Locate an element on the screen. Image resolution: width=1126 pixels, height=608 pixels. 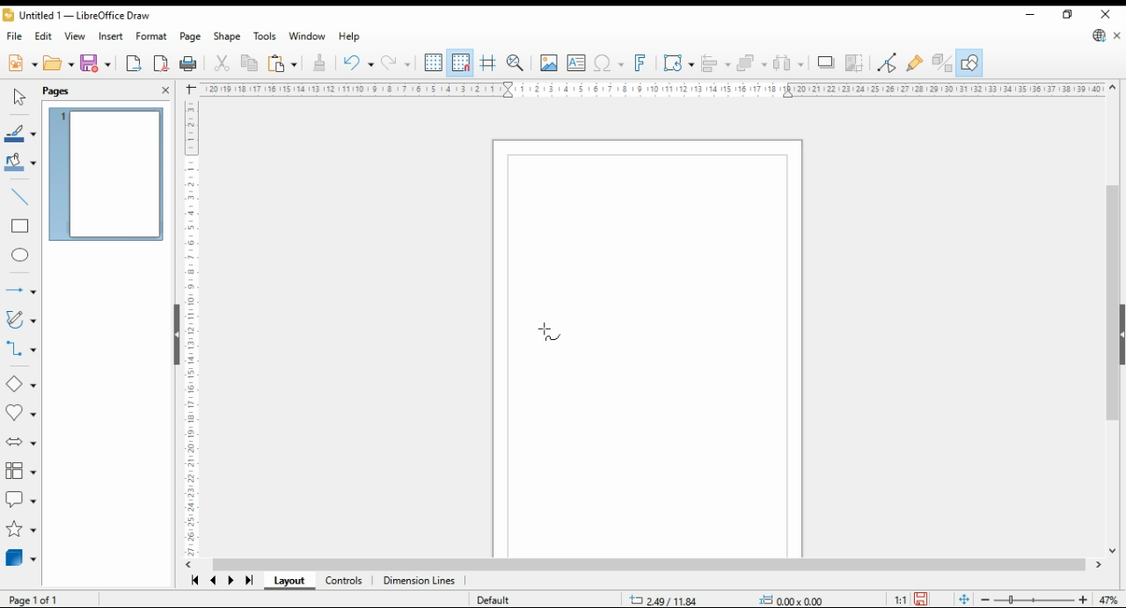
minimize is located at coordinates (1029, 12).